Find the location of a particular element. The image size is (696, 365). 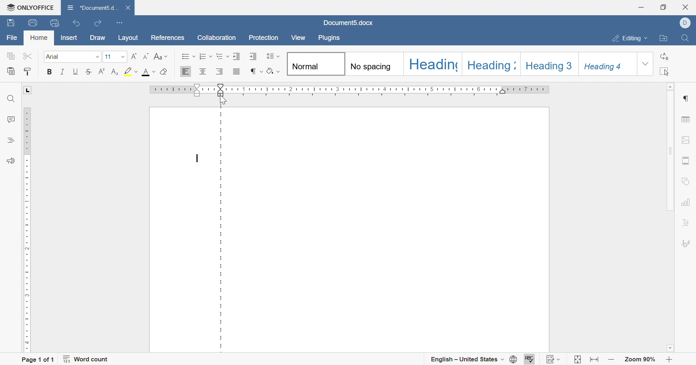

cut is located at coordinates (26, 56).